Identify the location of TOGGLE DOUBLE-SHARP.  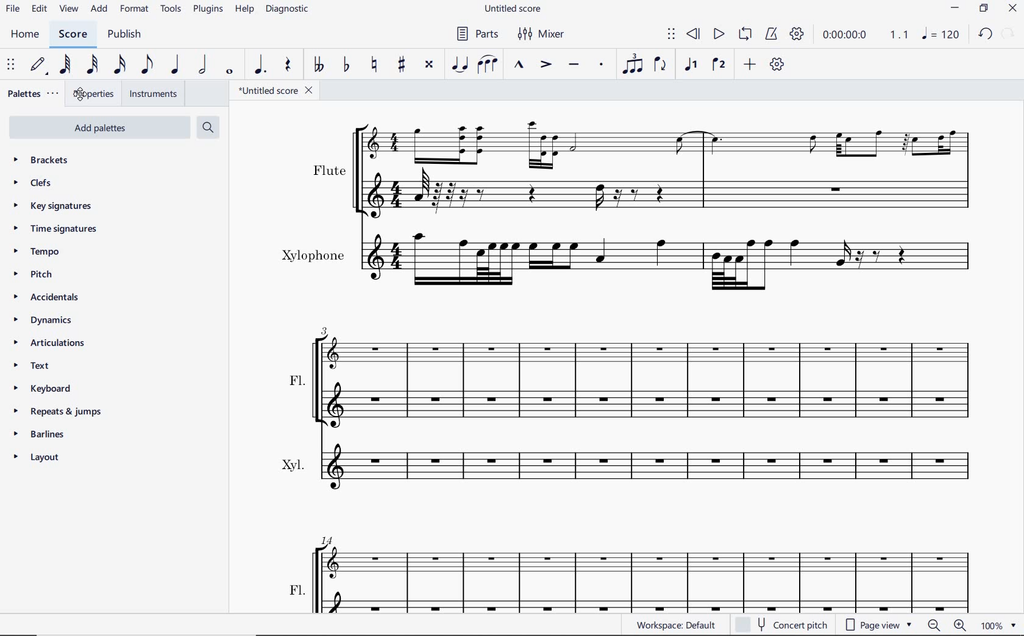
(430, 65).